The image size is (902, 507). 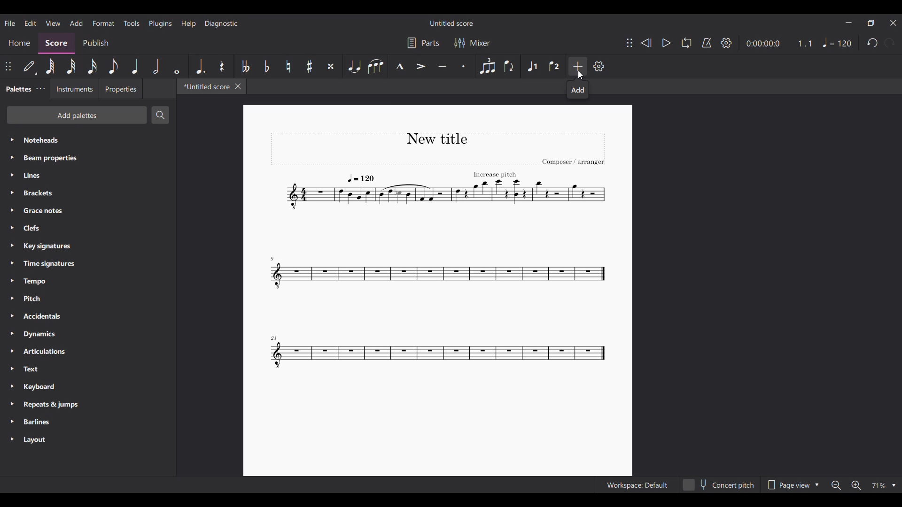 I want to click on Instruments, so click(x=73, y=89).